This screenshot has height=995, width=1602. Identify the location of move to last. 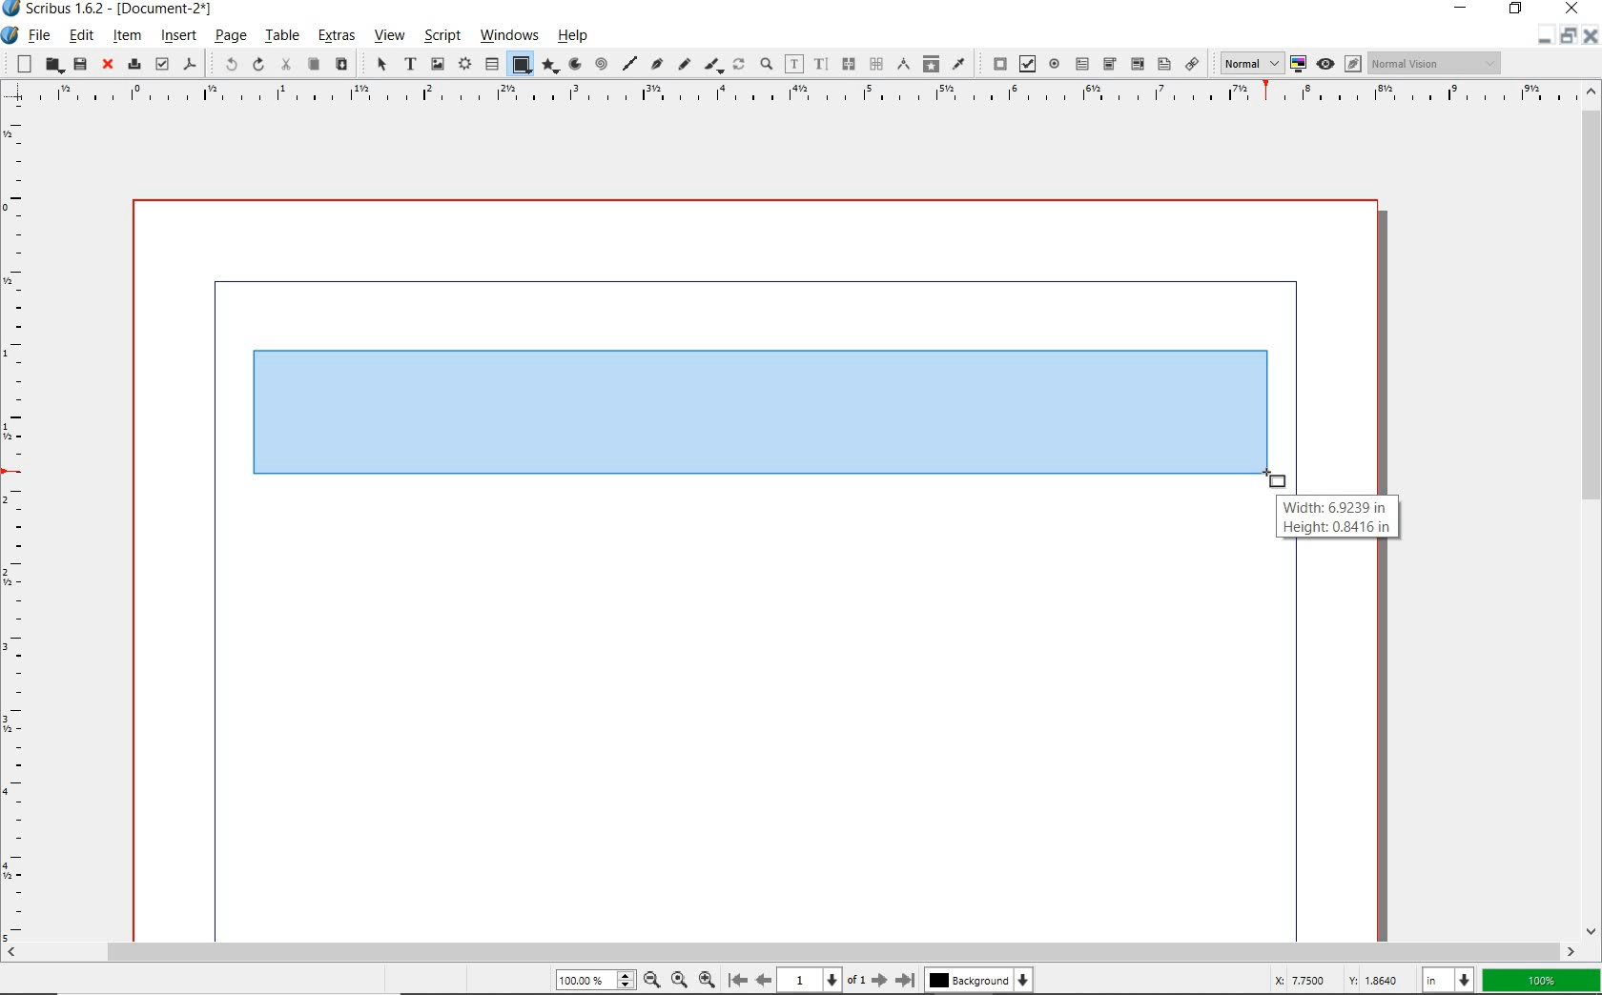
(909, 977).